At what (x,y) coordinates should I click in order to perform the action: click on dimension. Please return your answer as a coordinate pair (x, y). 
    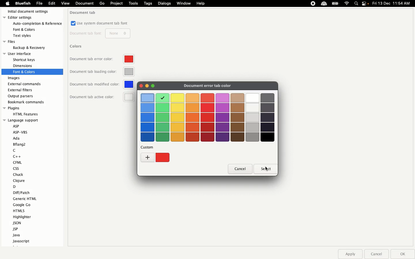
    Looking at the image, I should click on (22, 66).